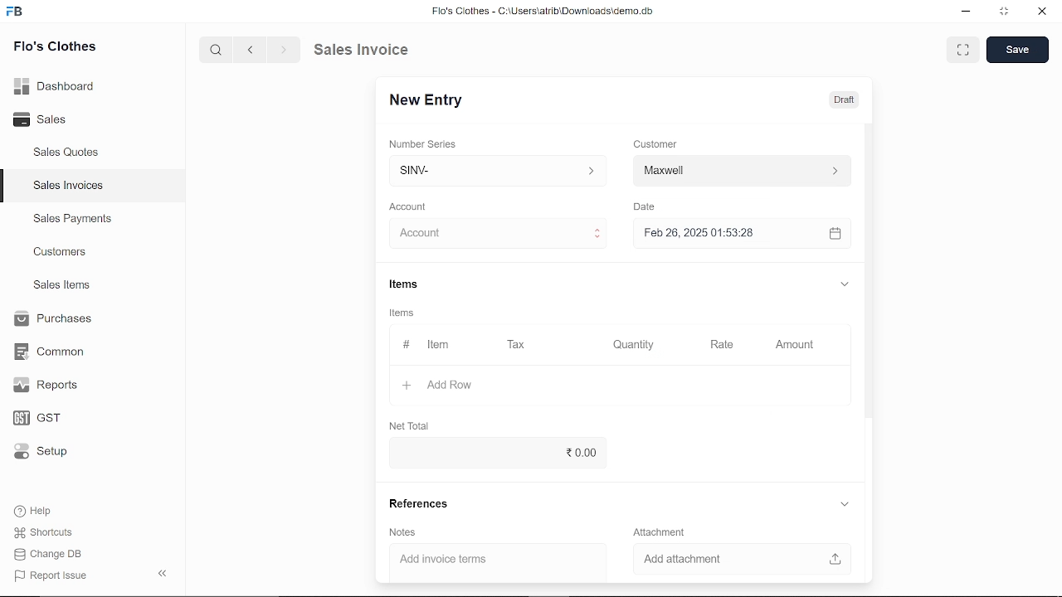 The width and height of the screenshot is (1062, 597). What do you see at coordinates (71, 219) in the screenshot?
I see `Sales Payments.` at bounding box center [71, 219].